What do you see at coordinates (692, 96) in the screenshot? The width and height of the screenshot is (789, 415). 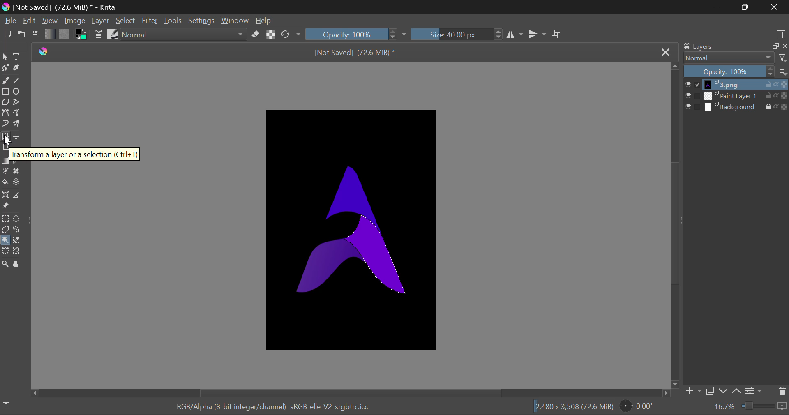 I see `checkbox` at bounding box center [692, 96].